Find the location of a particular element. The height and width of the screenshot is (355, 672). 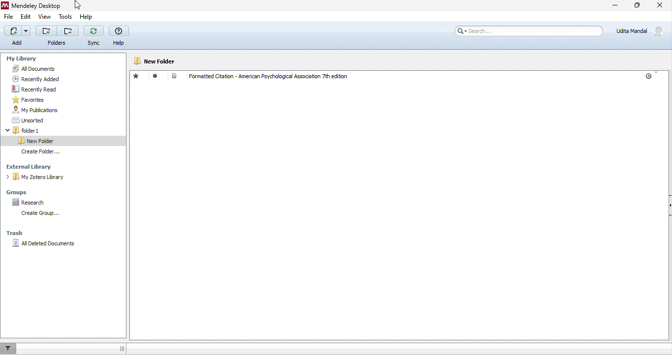

search is located at coordinates (527, 31).